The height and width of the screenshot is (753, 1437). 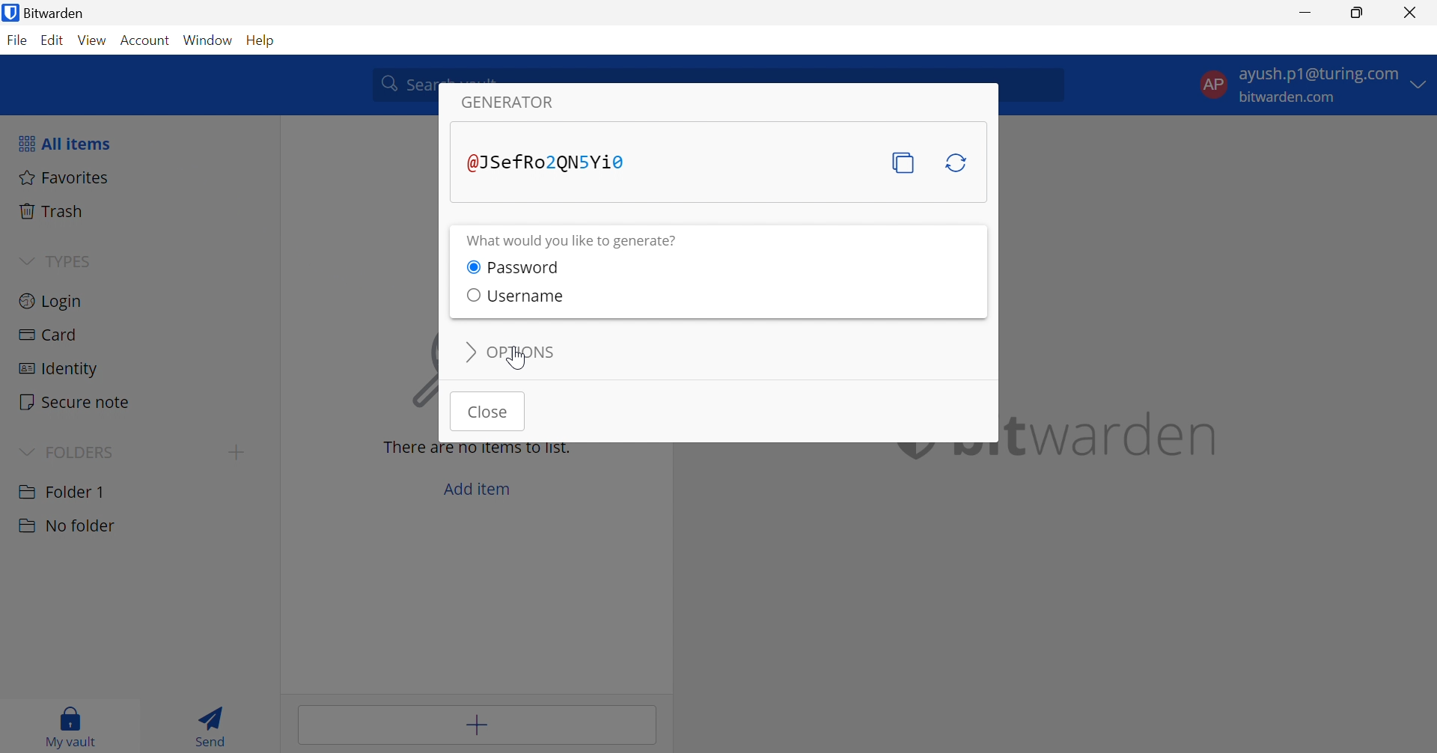 What do you see at coordinates (959, 165) in the screenshot?
I see `Regenerate password` at bounding box center [959, 165].